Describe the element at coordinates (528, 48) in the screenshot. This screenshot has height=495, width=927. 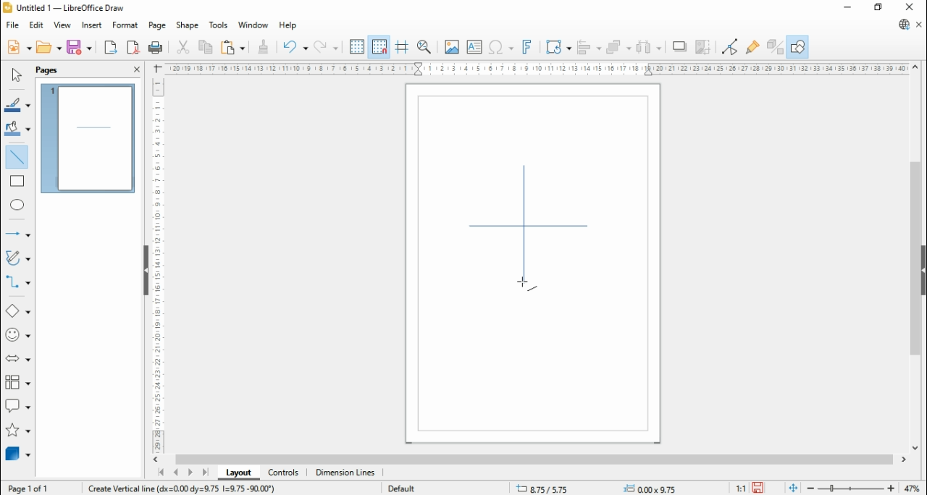
I see `insert fontwork text` at that location.